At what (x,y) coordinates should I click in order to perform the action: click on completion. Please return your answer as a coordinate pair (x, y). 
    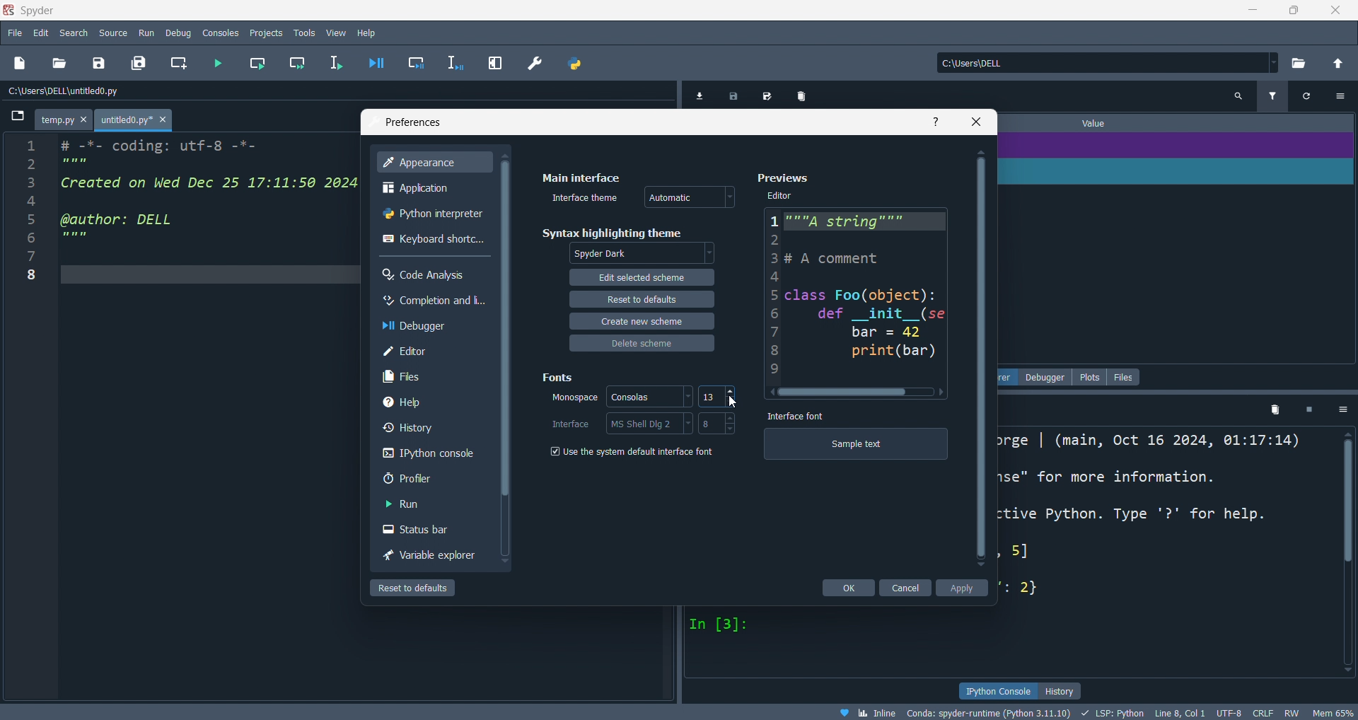
    Looking at the image, I should click on (434, 300).